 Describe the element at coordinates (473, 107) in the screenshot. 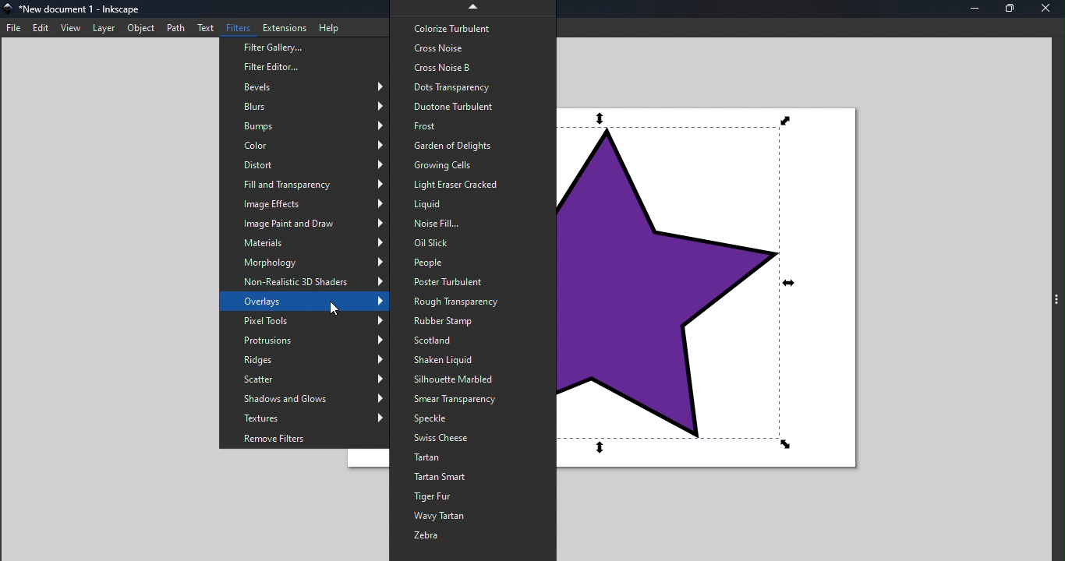

I see `Duotone turbulent` at that location.